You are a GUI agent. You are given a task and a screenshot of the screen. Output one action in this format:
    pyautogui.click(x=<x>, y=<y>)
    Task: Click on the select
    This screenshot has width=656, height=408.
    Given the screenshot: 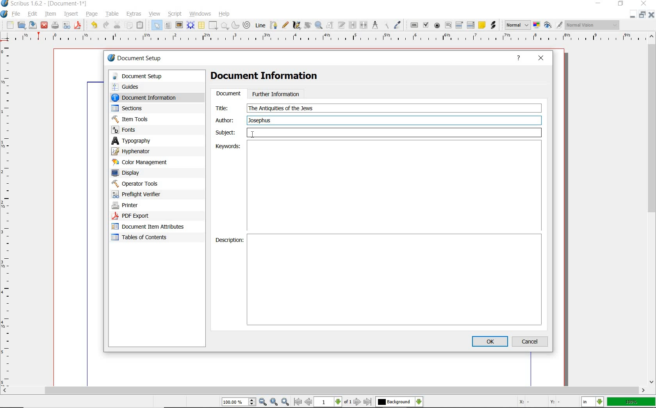 What is the action you would take?
    pyautogui.click(x=157, y=25)
    